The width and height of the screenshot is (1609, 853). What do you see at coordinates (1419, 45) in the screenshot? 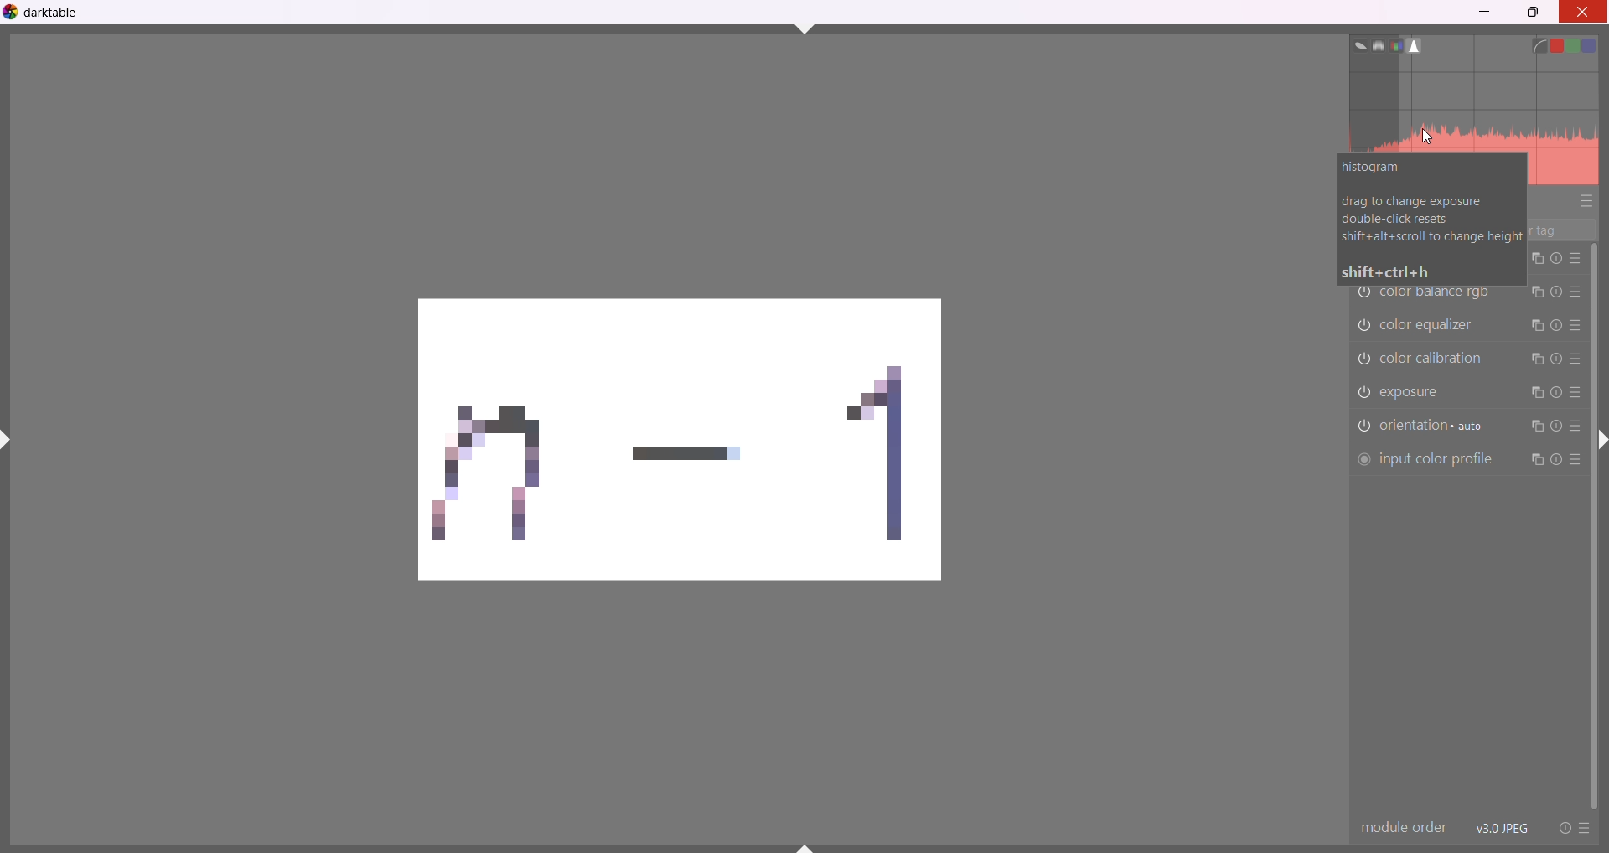
I see `histogram` at bounding box center [1419, 45].